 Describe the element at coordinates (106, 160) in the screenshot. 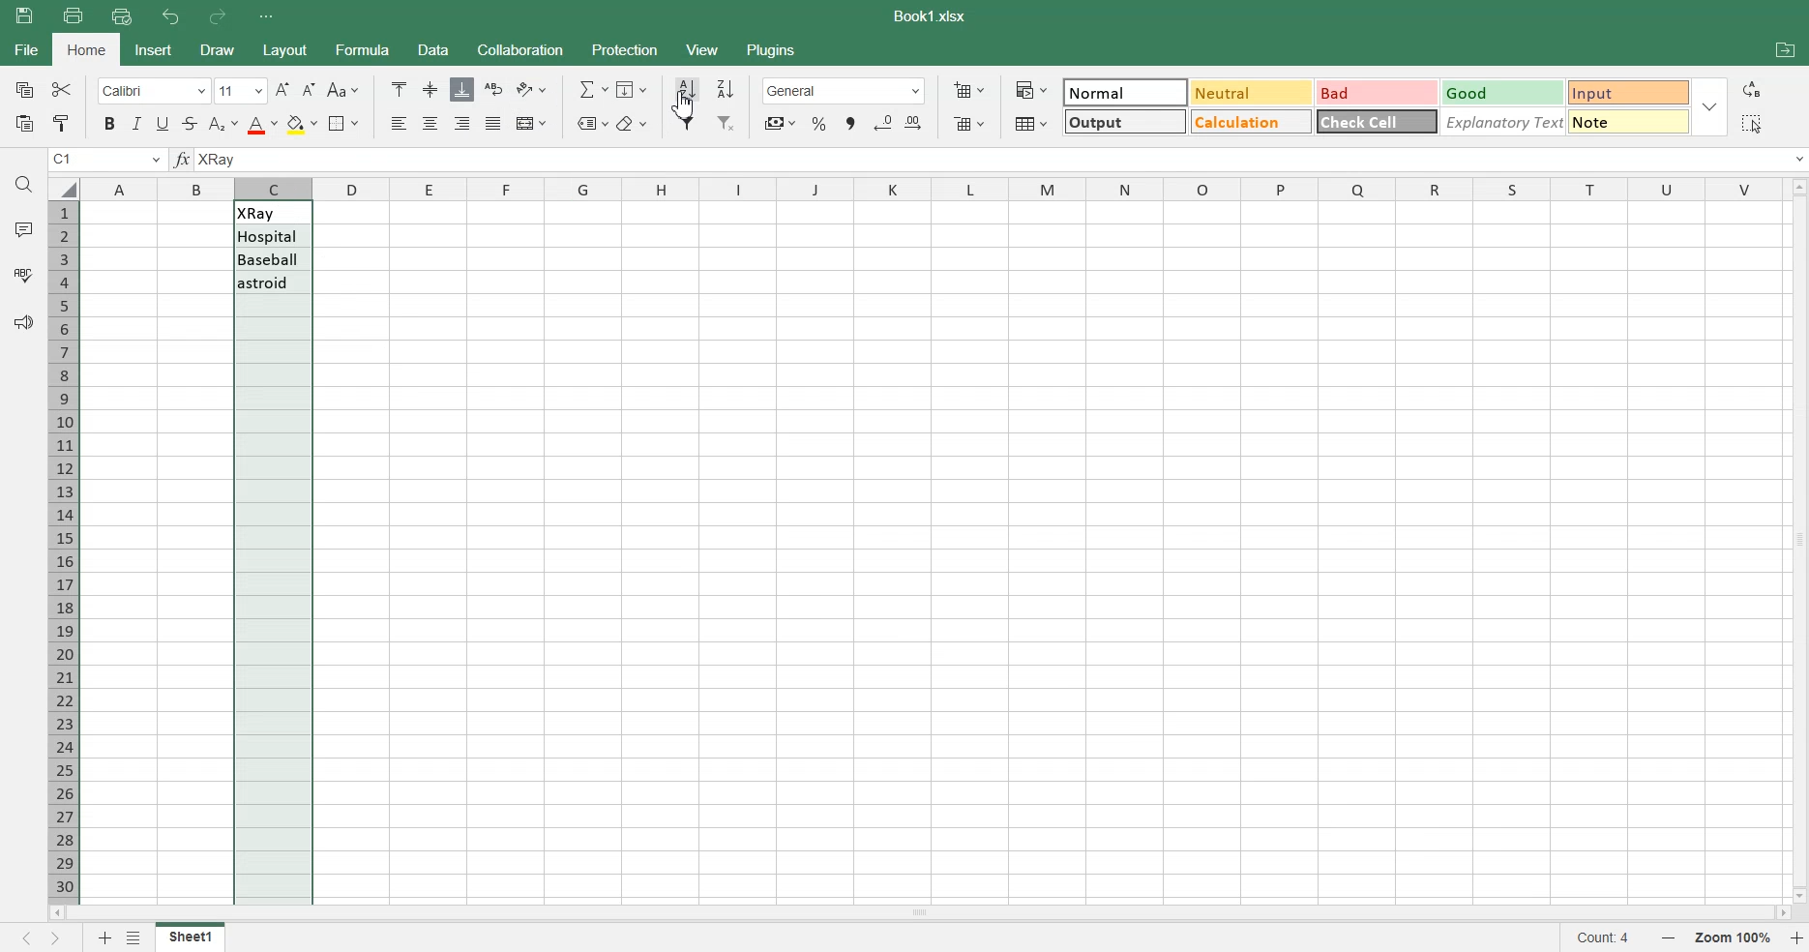

I see `Cell Name` at that location.